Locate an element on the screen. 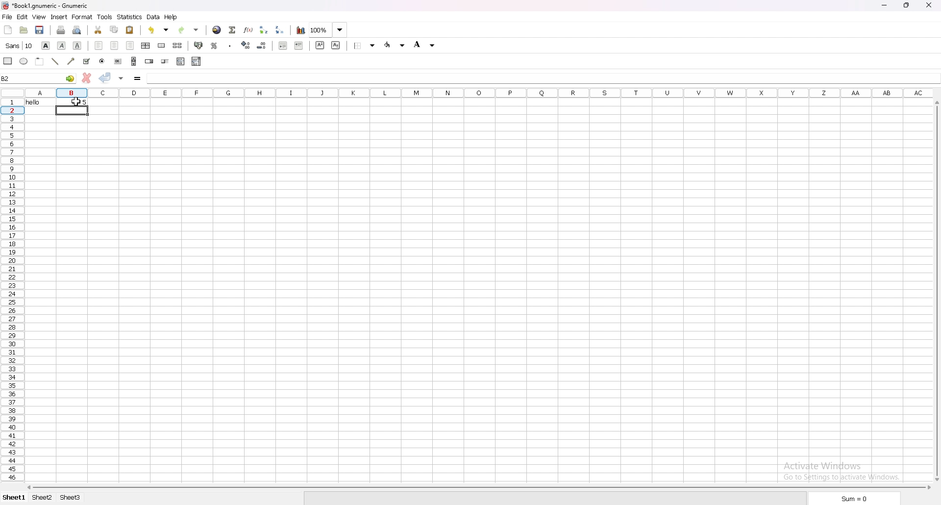 The width and height of the screenshot is (941, 505). hyperlink is located at coordinates (217, 29).